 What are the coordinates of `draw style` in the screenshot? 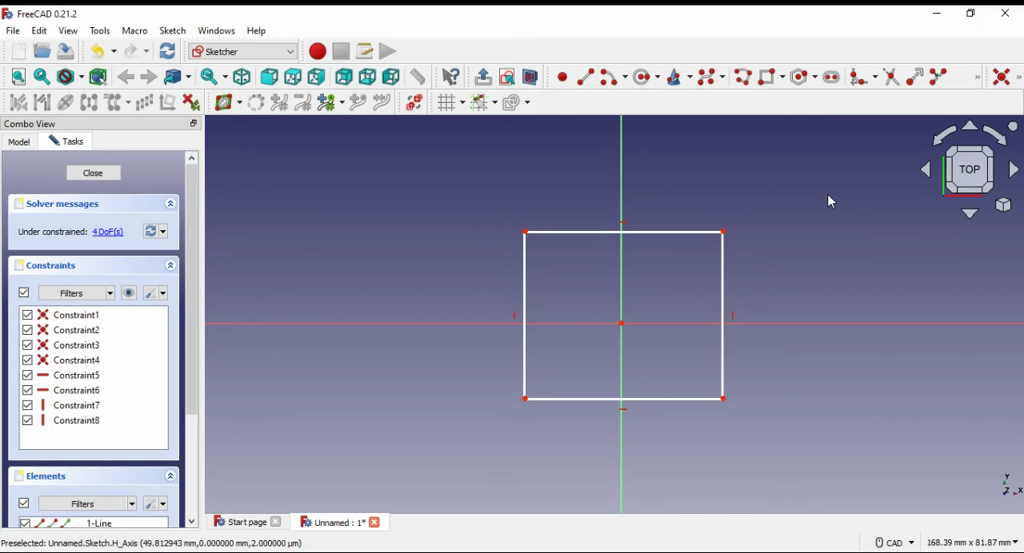 It's located at (71, 77).